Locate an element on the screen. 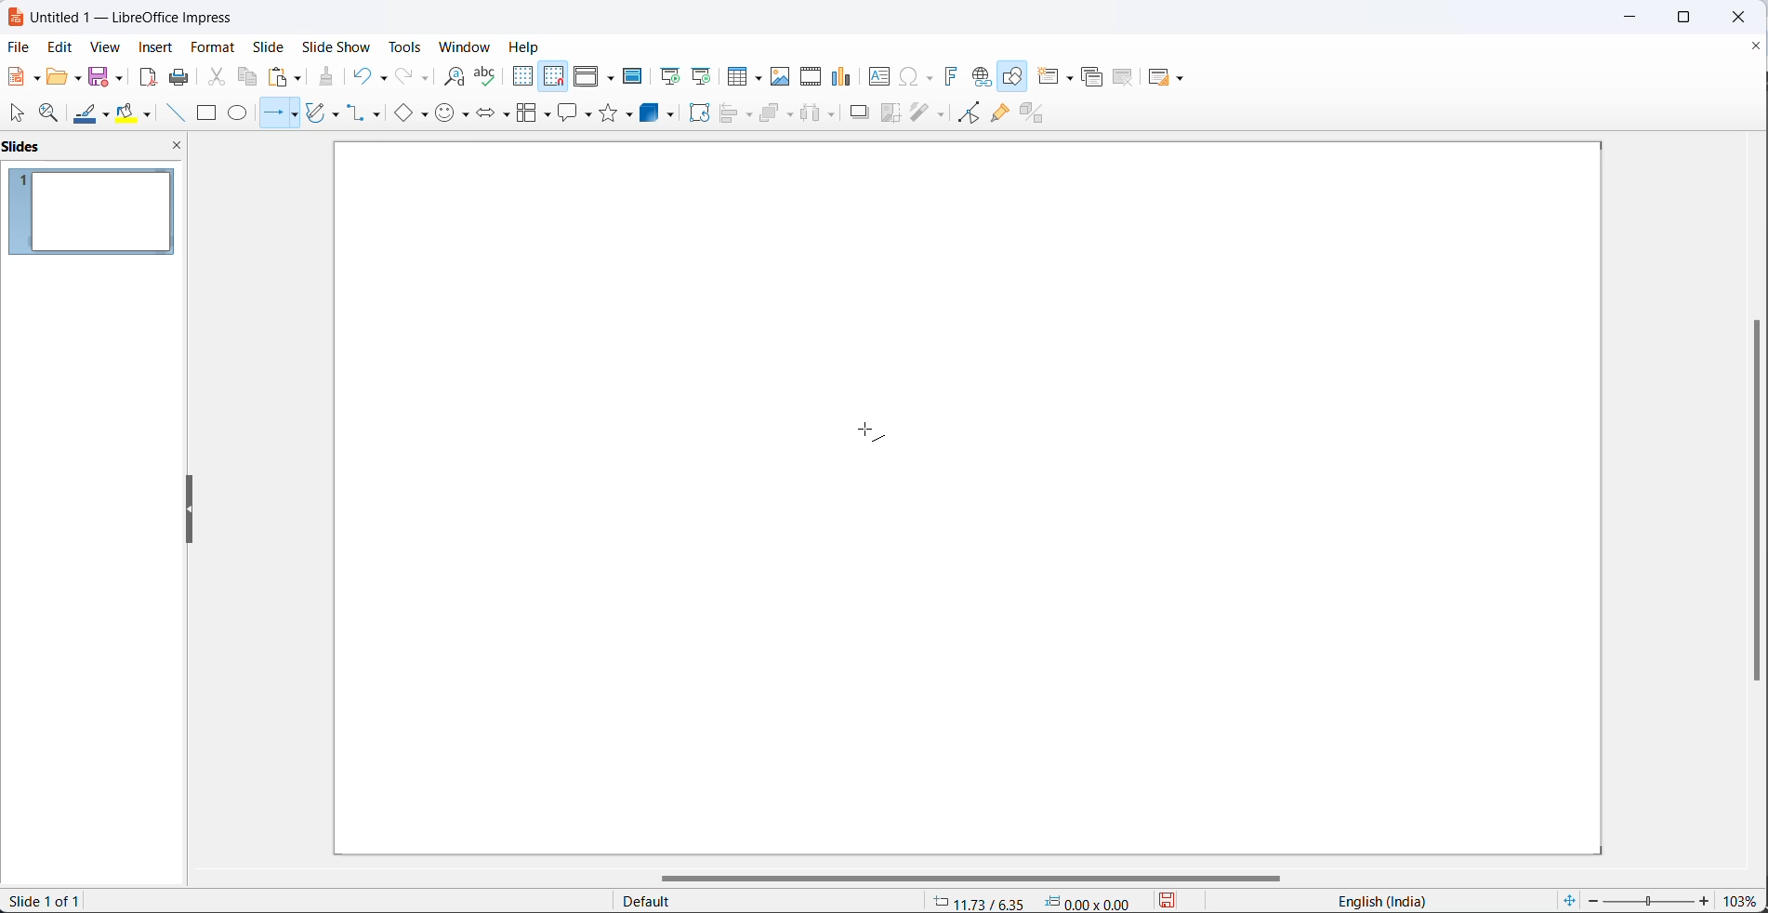  tools is located at coordinates (404, 46).